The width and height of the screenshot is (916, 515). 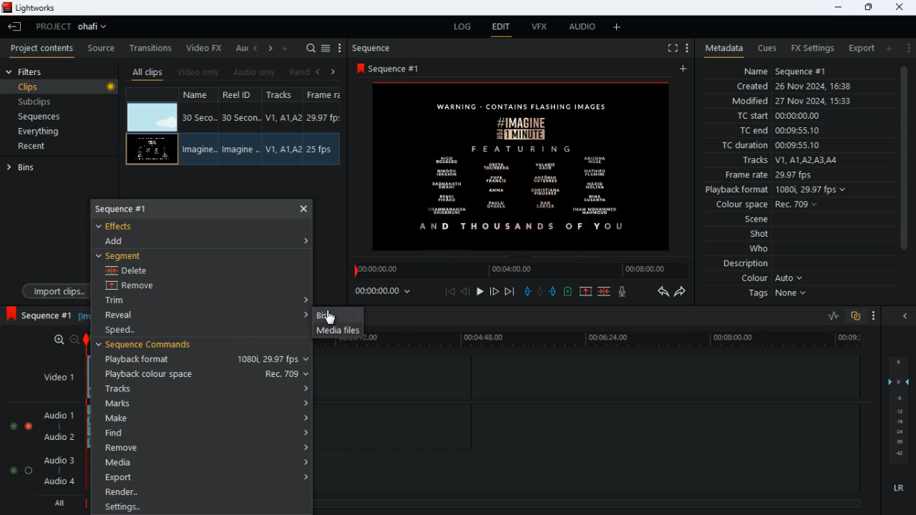 What do you see at coordinates (54, 131) in the screenshot?
I see `everything` at bounding box center [54, 131].